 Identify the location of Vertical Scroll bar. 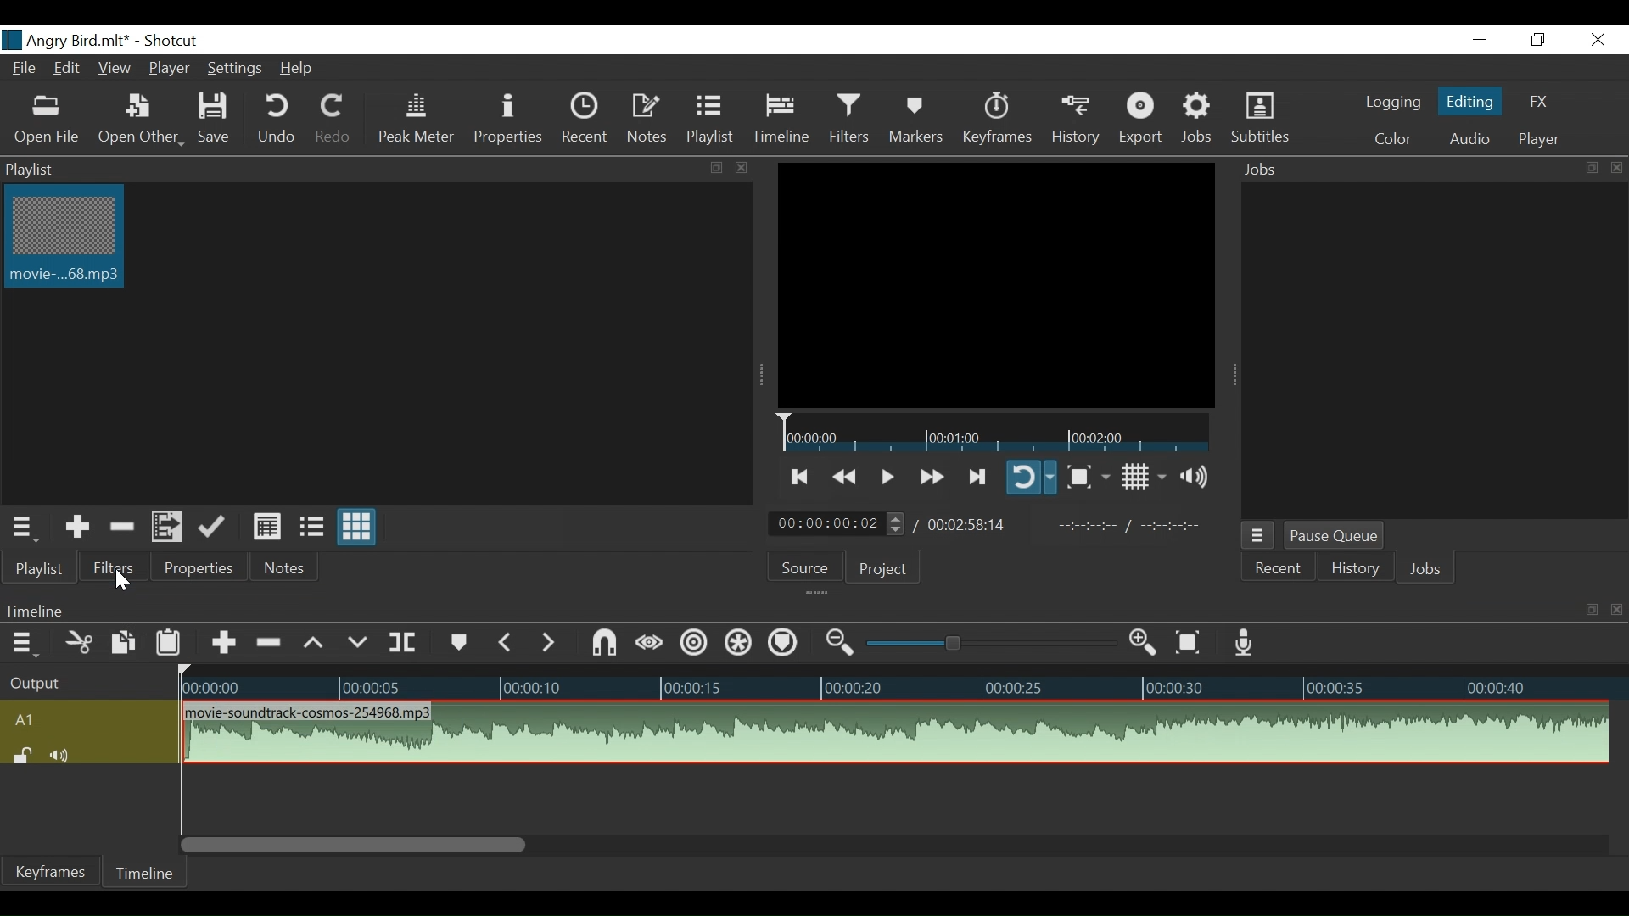
(354, 845).